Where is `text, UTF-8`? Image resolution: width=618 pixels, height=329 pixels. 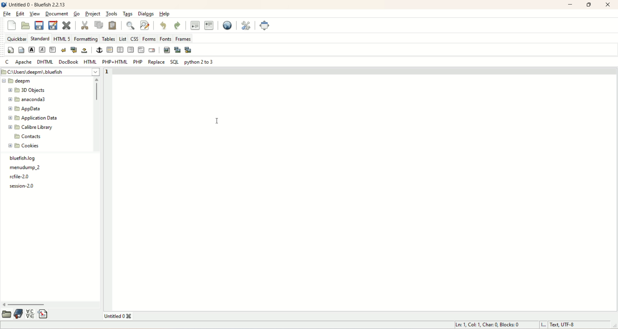
text, UTF-8 is located at coordinates (566, 325).